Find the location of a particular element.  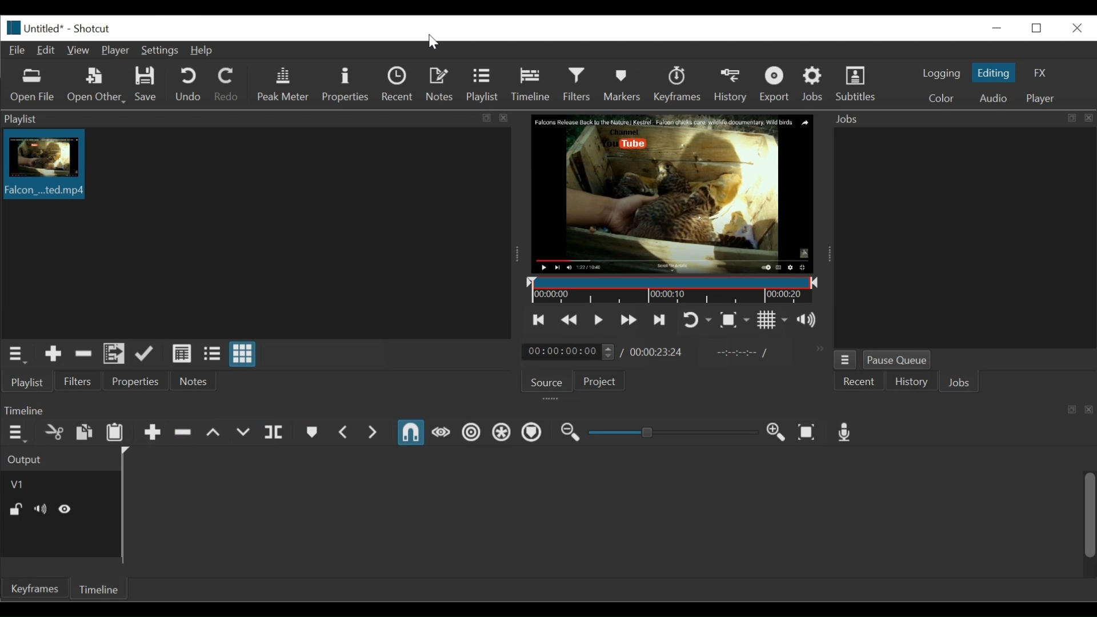

View is located at coordinates (78, 50).